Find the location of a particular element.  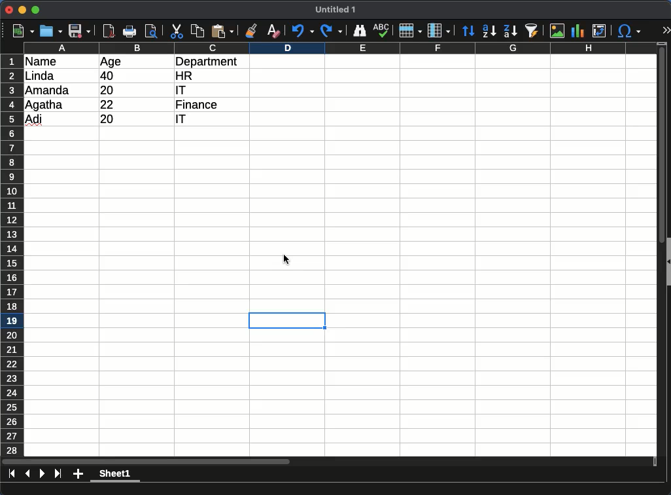

clear formatting is located at coordinates (273, 30).